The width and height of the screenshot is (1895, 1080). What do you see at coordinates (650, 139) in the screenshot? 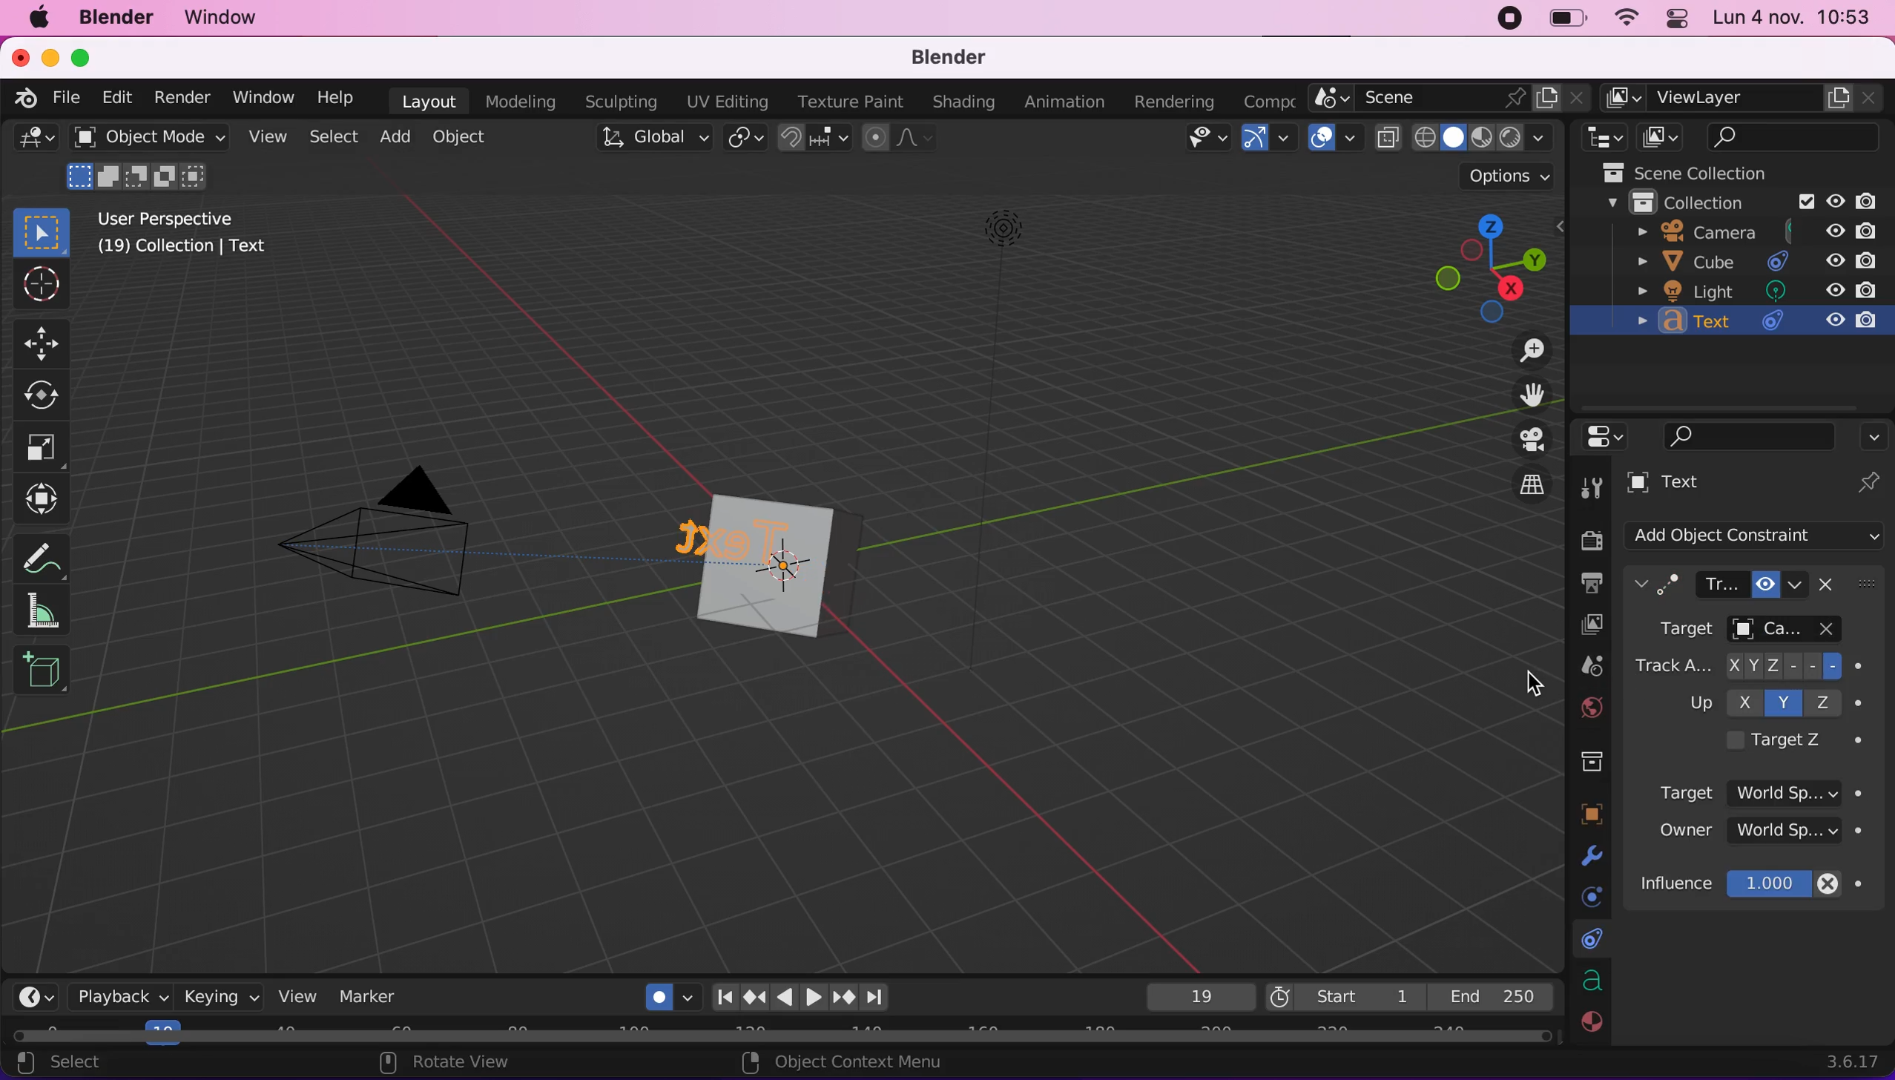
I see `global` at bounding box center [650, 139].